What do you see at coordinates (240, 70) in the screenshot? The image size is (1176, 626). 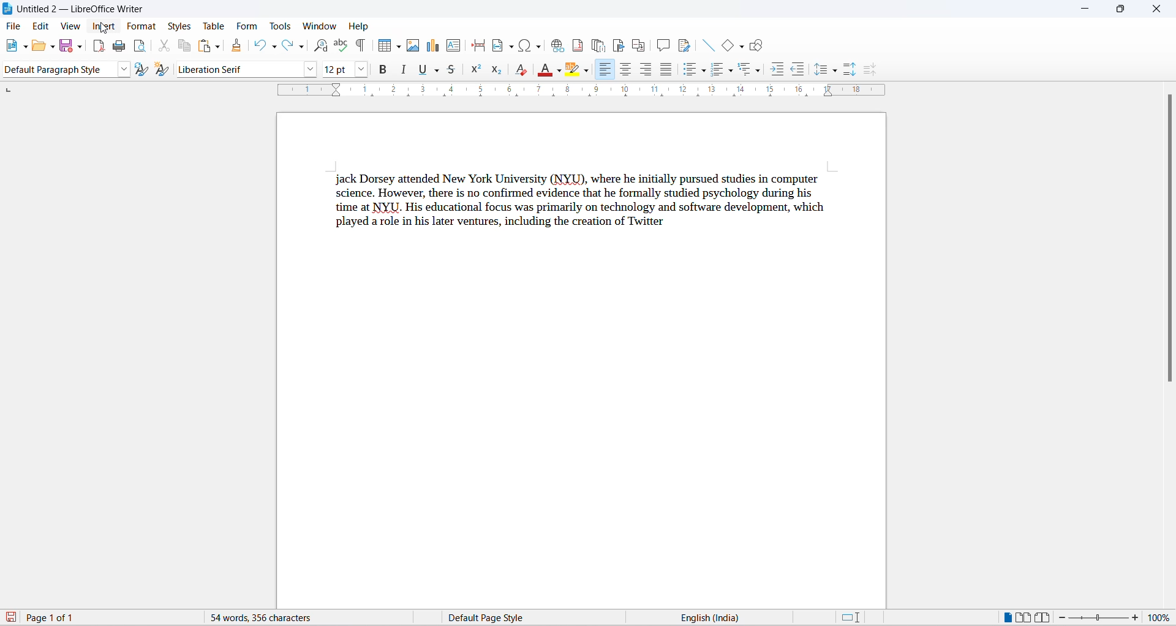 I see `font name` at bounding box center [240, 70].